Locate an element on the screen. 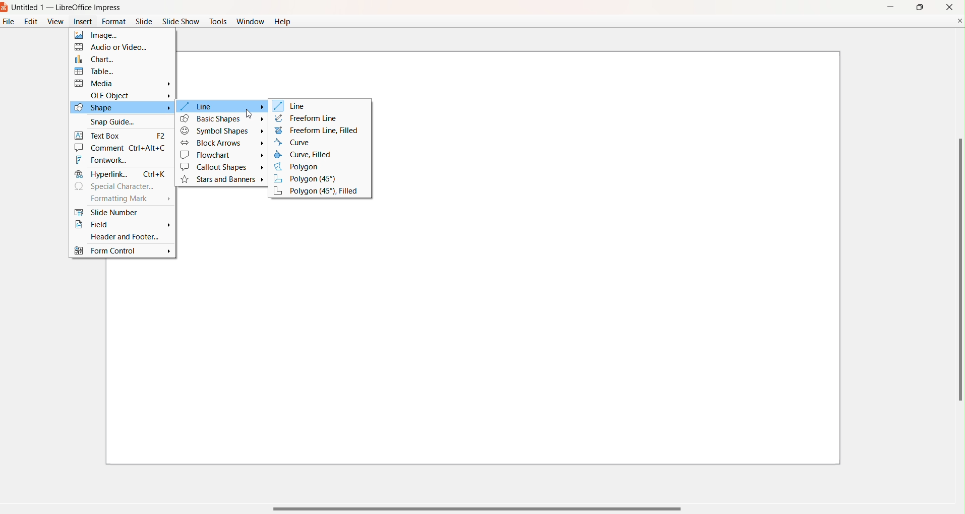 The height and width of the screenshot is (514, 965). Block Arrows is located at coordinates (222, 143).